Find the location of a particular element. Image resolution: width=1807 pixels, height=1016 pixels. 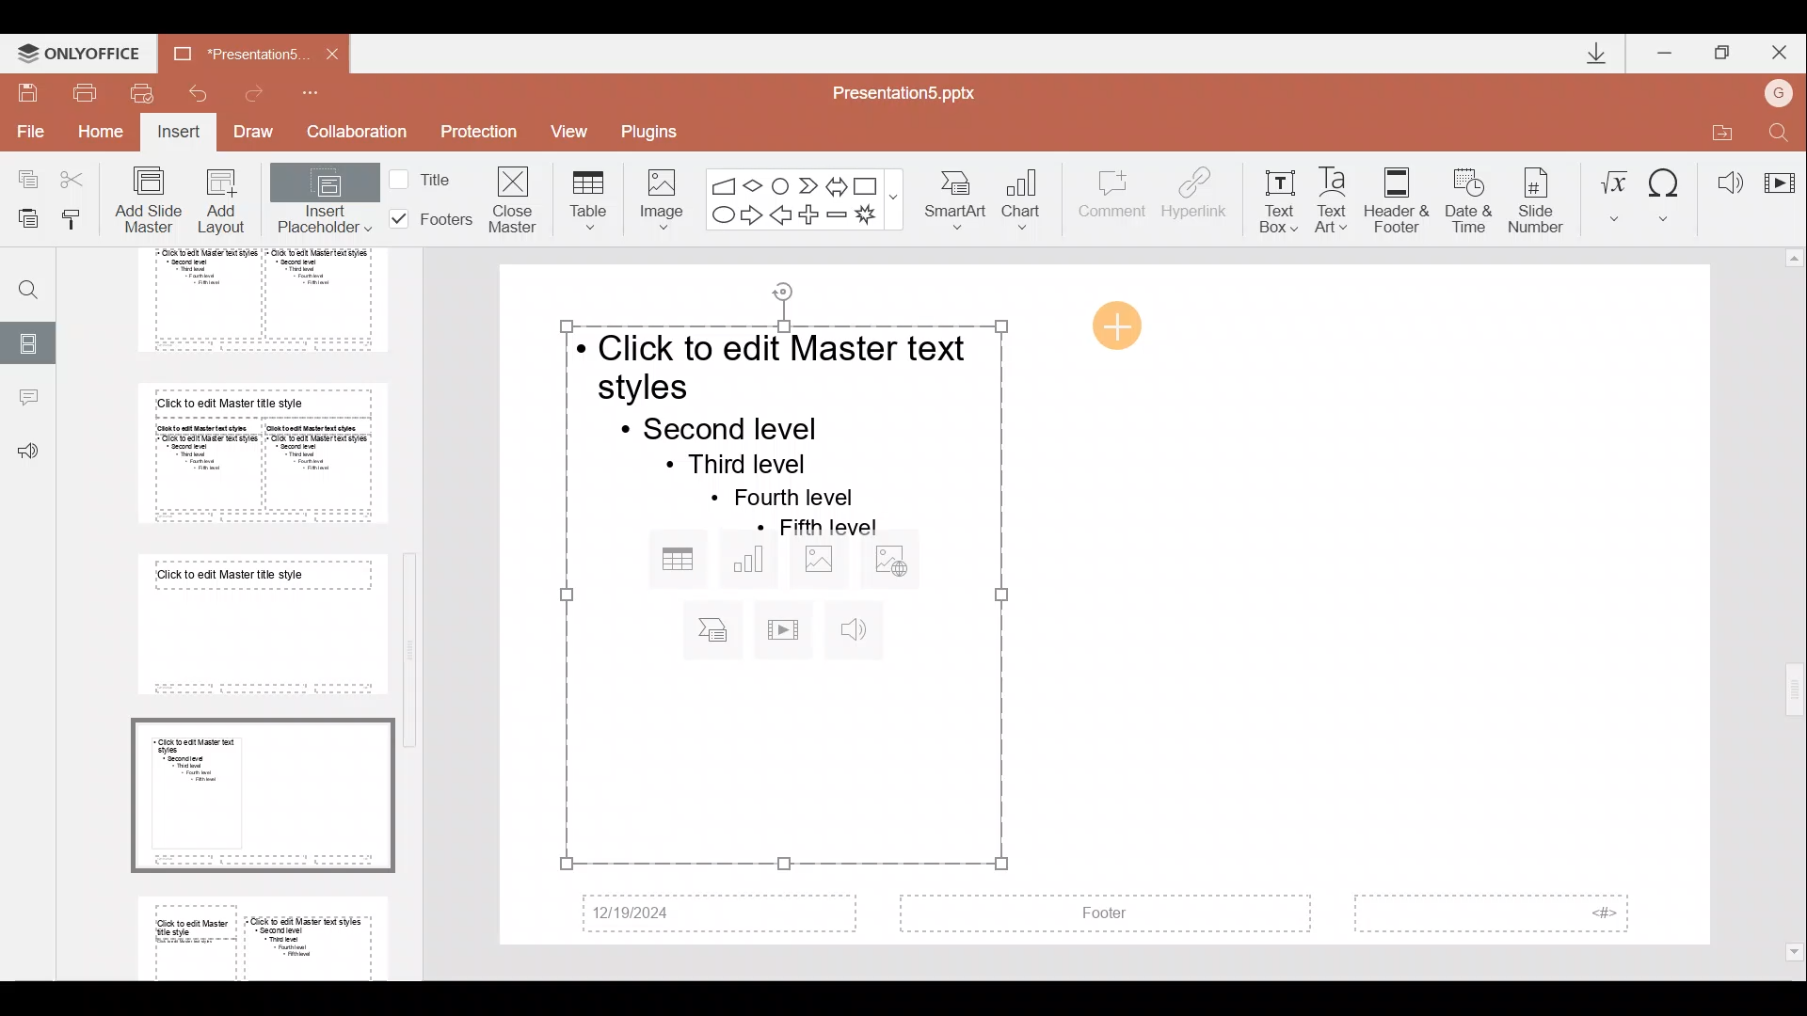

Cursor is located at coordinates (1114, 326).